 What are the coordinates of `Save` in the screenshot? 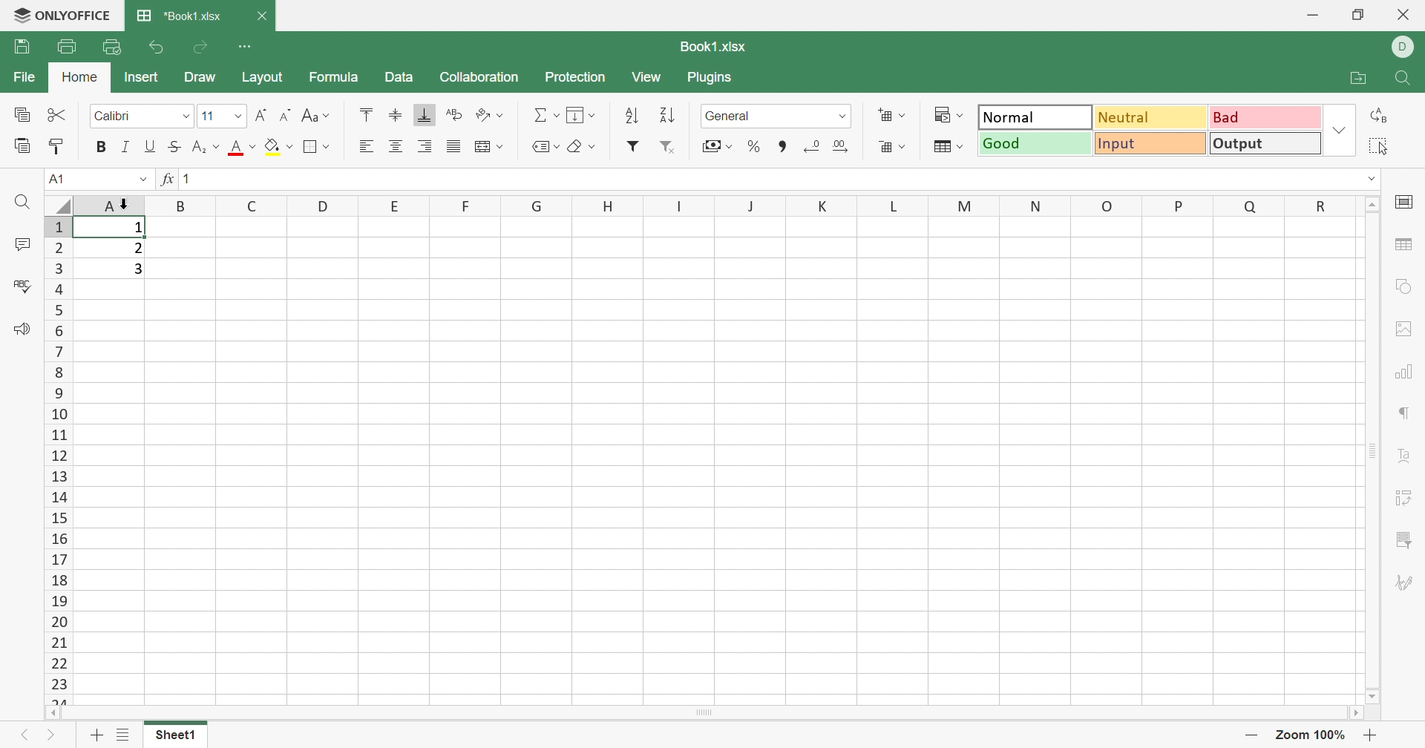 It's located at (22, 45).